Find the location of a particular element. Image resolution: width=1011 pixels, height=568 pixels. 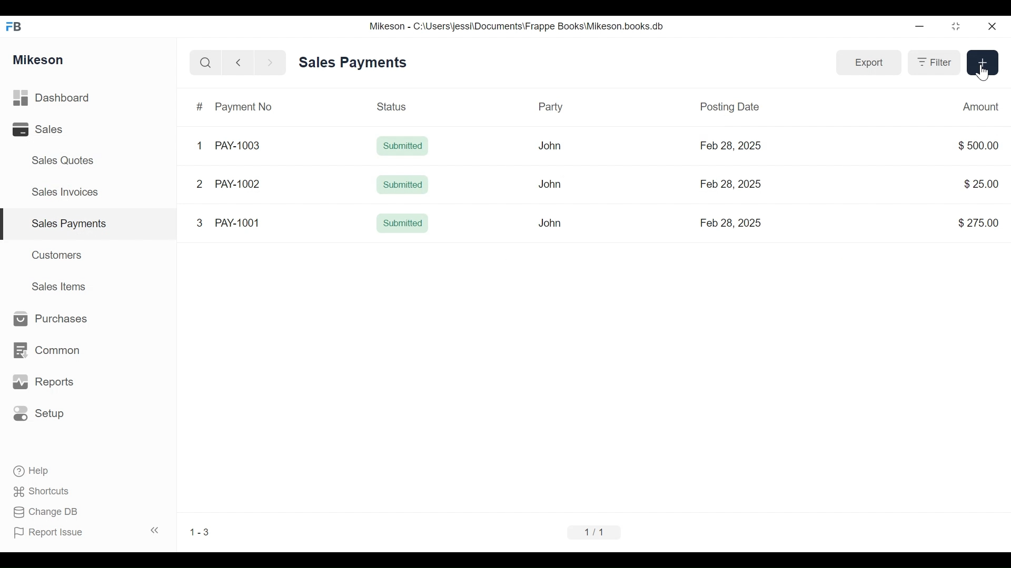

Reports is located at coordinates (45, 382).